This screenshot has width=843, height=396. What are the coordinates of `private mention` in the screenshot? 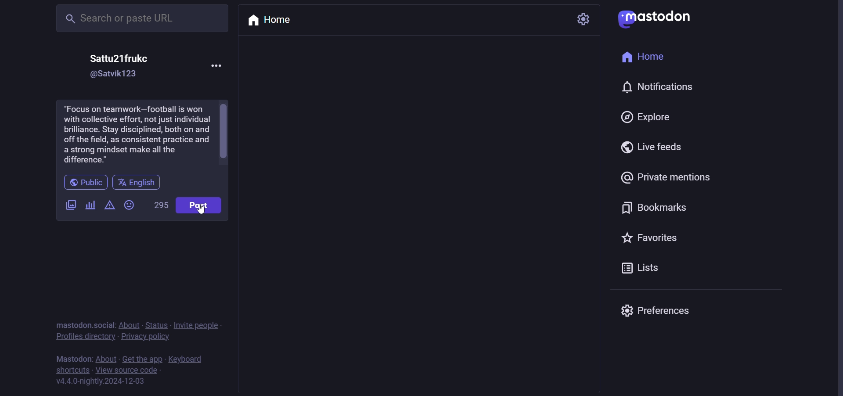 It's located at (663, 176).